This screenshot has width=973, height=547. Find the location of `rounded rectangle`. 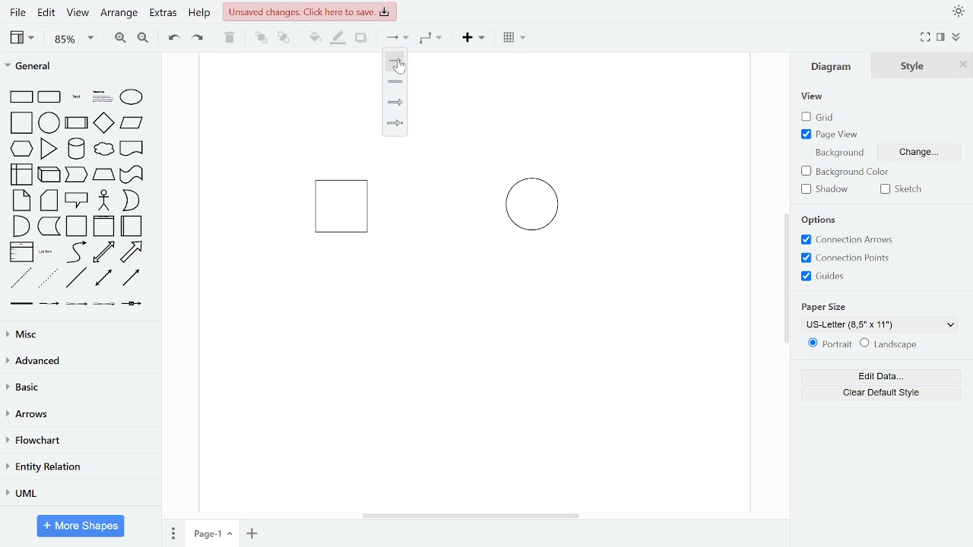

rounded rectangle is located at coordinates (50, 98).